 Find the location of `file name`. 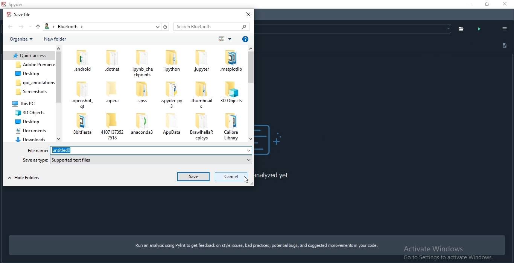

file name is located at coordinates (138, 150).